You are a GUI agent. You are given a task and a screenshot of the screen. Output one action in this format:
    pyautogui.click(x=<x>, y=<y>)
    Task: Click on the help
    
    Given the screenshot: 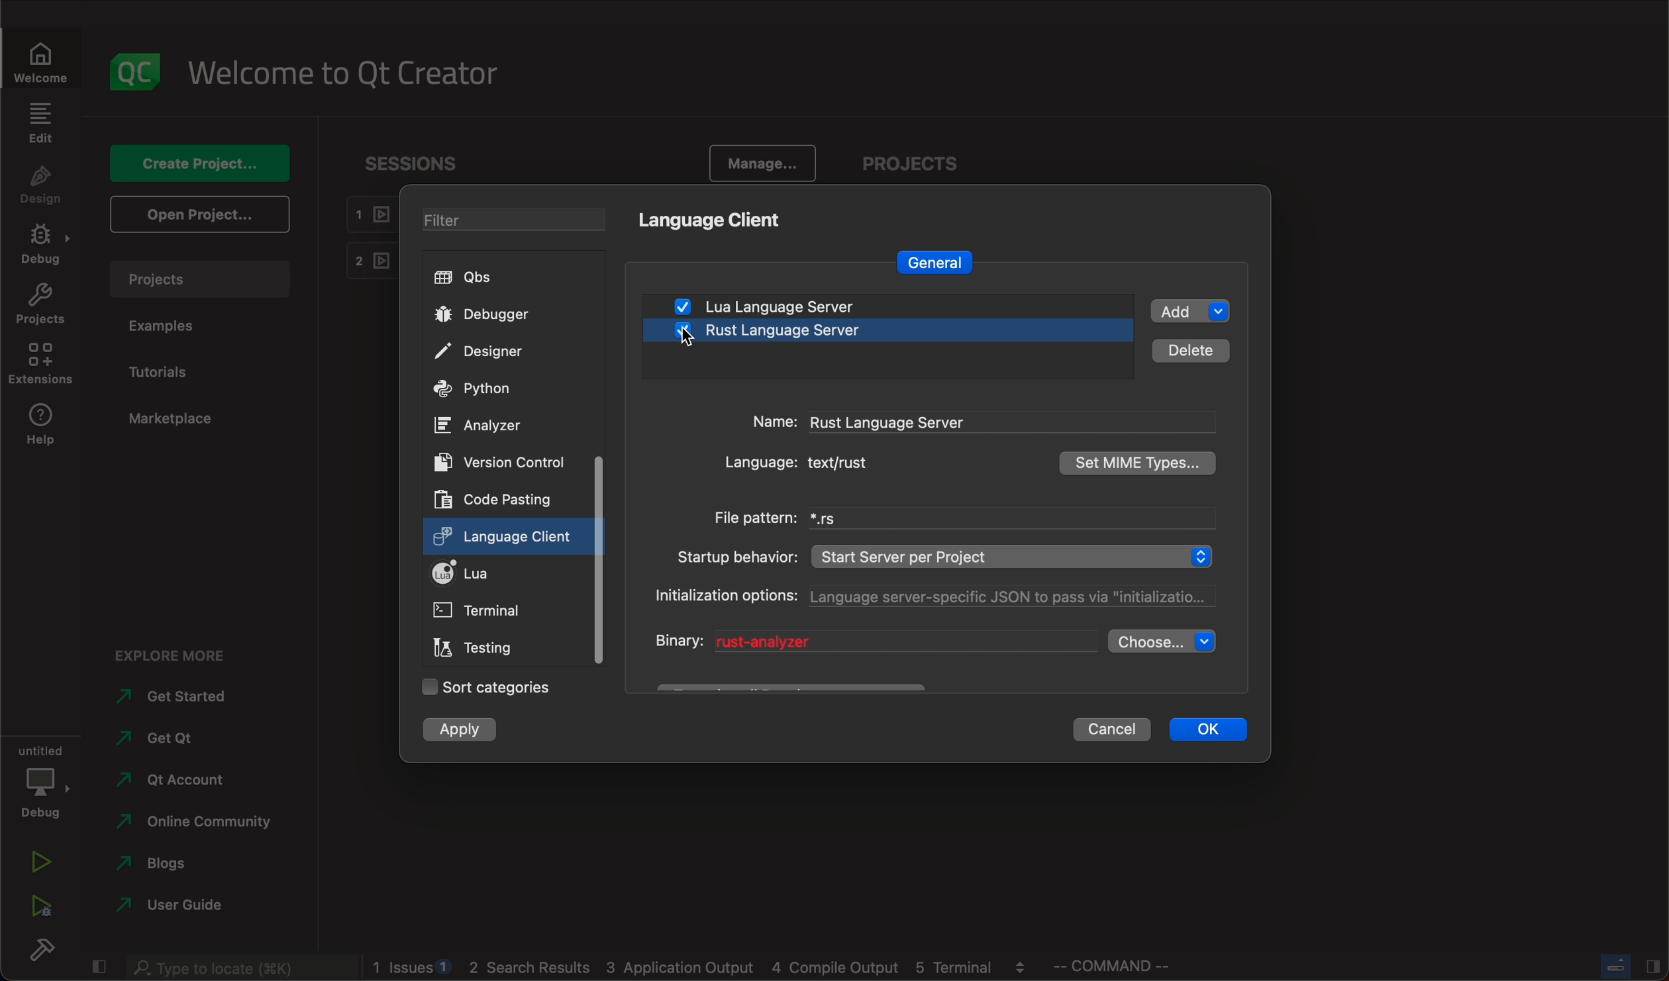 What is the action you would take?
    pyautogui.click(x=42, y=427)
    